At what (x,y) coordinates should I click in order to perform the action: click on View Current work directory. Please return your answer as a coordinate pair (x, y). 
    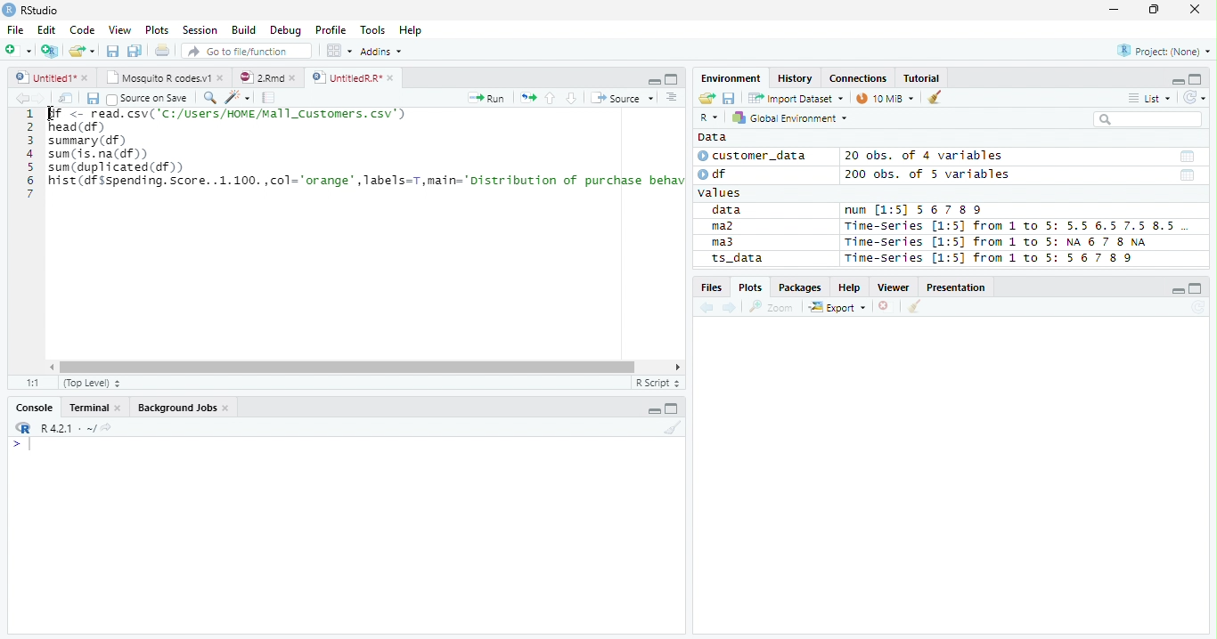
    Looking at the image, I should click on (108, 427).